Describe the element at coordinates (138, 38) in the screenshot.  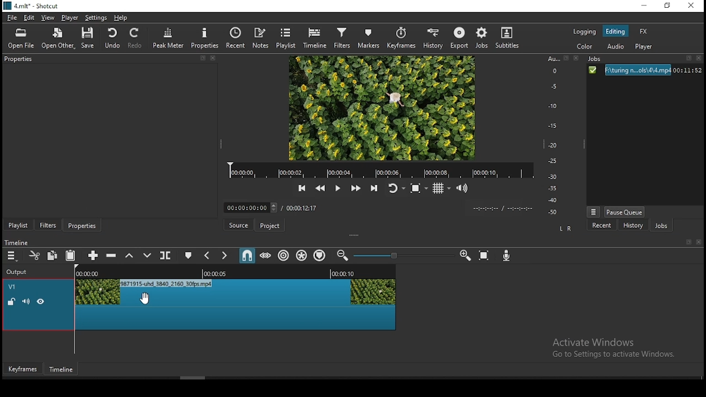
I see `redo` at that location.